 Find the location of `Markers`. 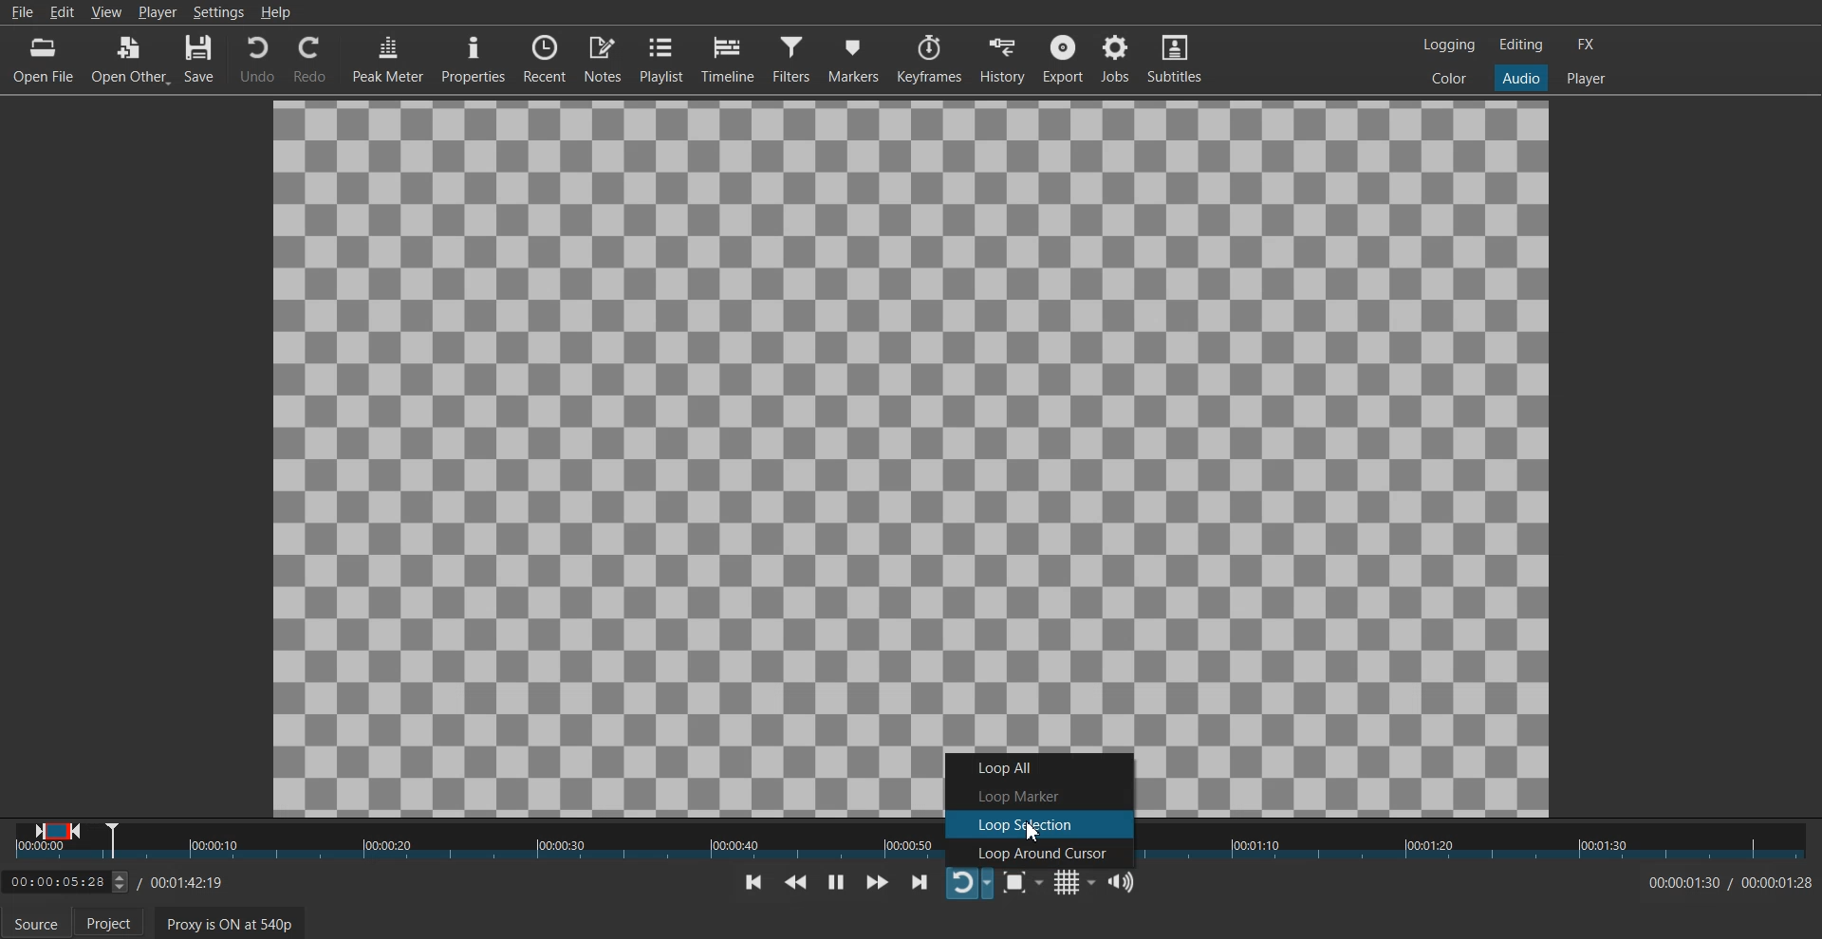

Markers is located at coordinates (853, 59).